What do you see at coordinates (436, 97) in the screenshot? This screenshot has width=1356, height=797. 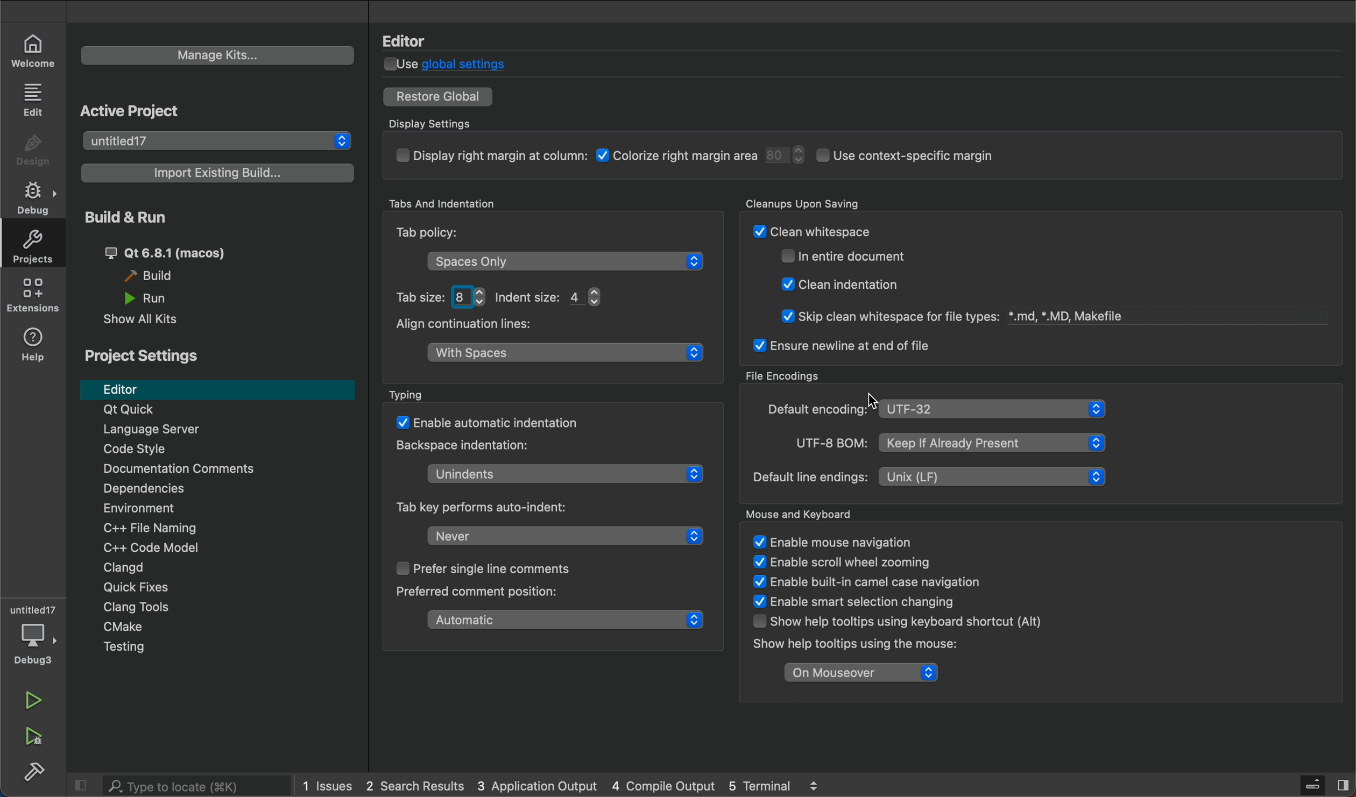 I see `restore to global` at bounding box center [436, 97].